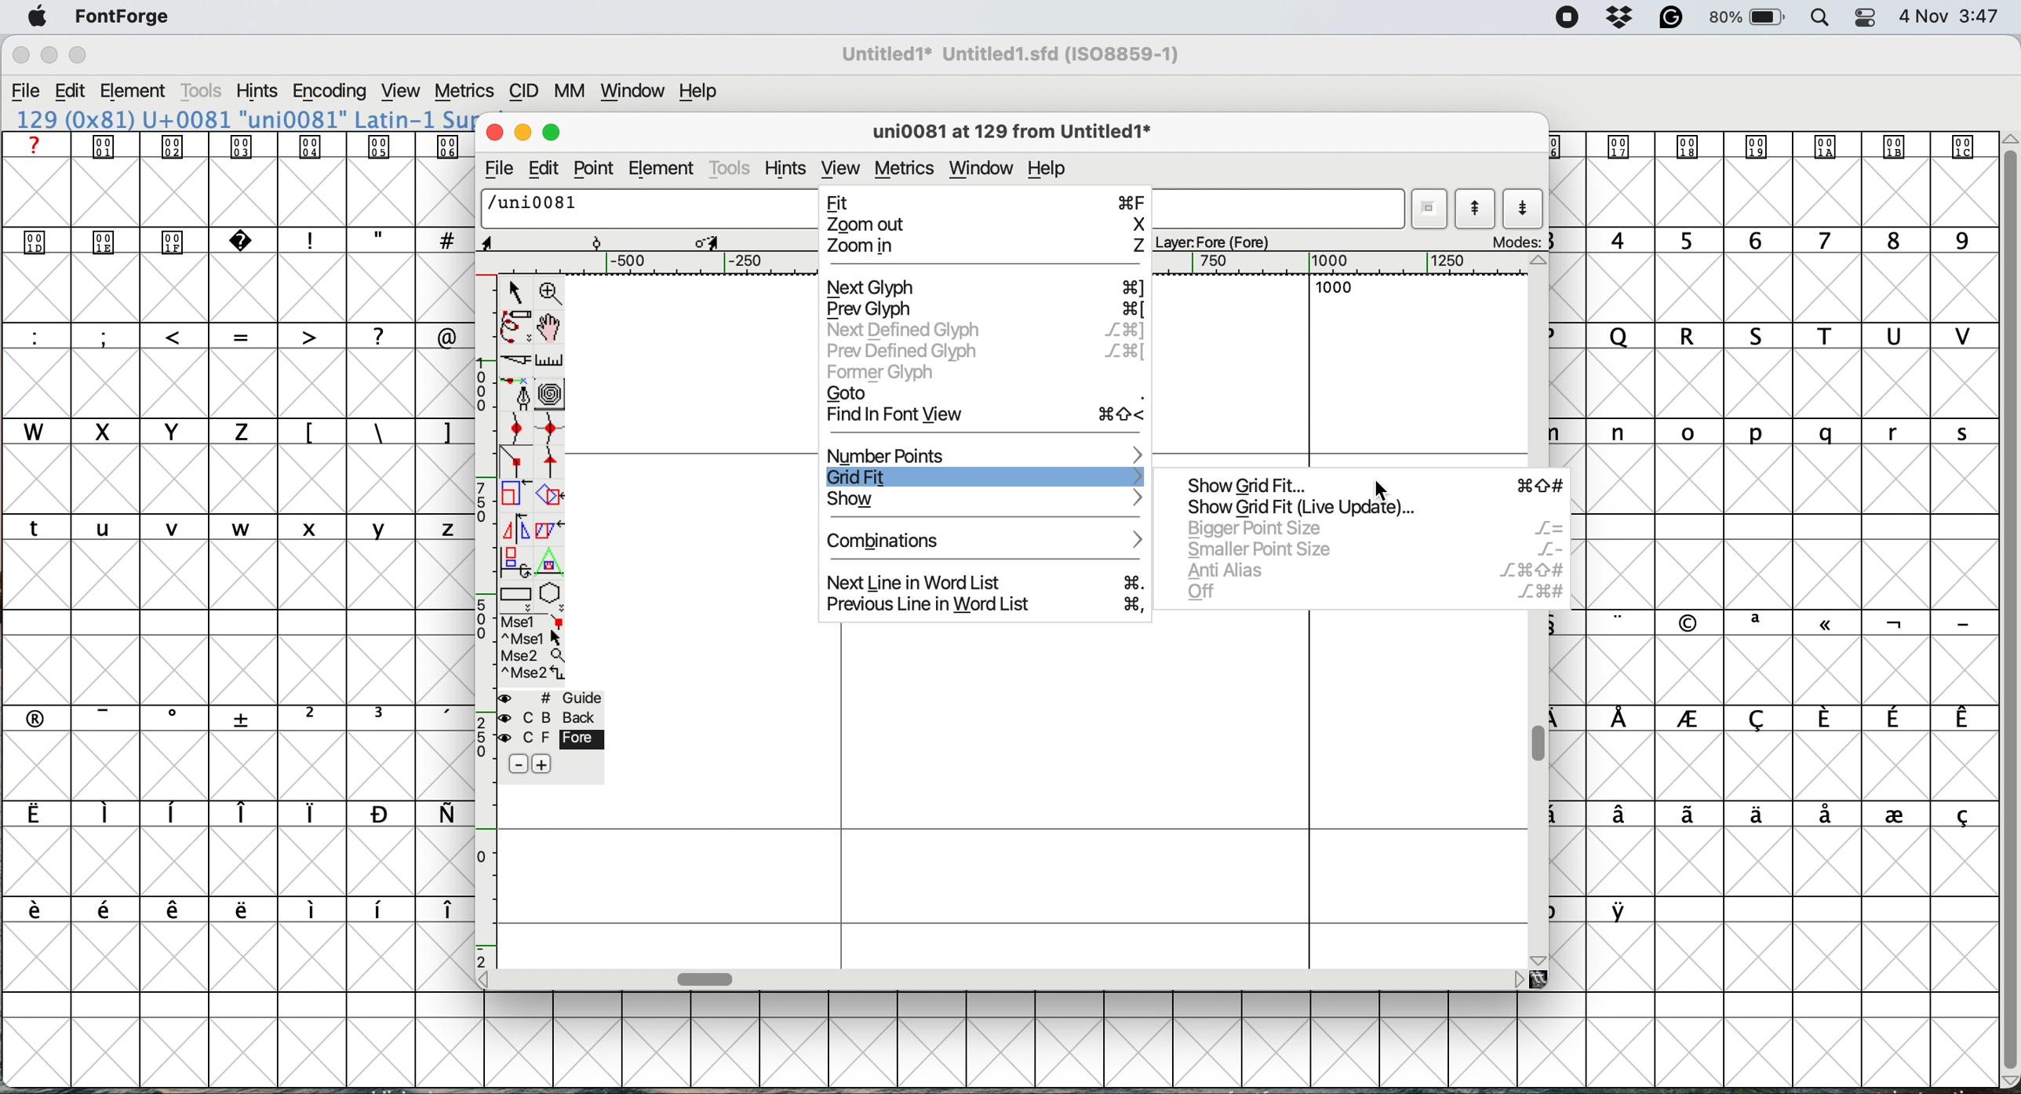 Image resolution: width=2021 pixels, height=1094 pixels. What do you see at coordinates (133, 93) in the screenshot?
I see `Element` at bounding box center [133, 93].